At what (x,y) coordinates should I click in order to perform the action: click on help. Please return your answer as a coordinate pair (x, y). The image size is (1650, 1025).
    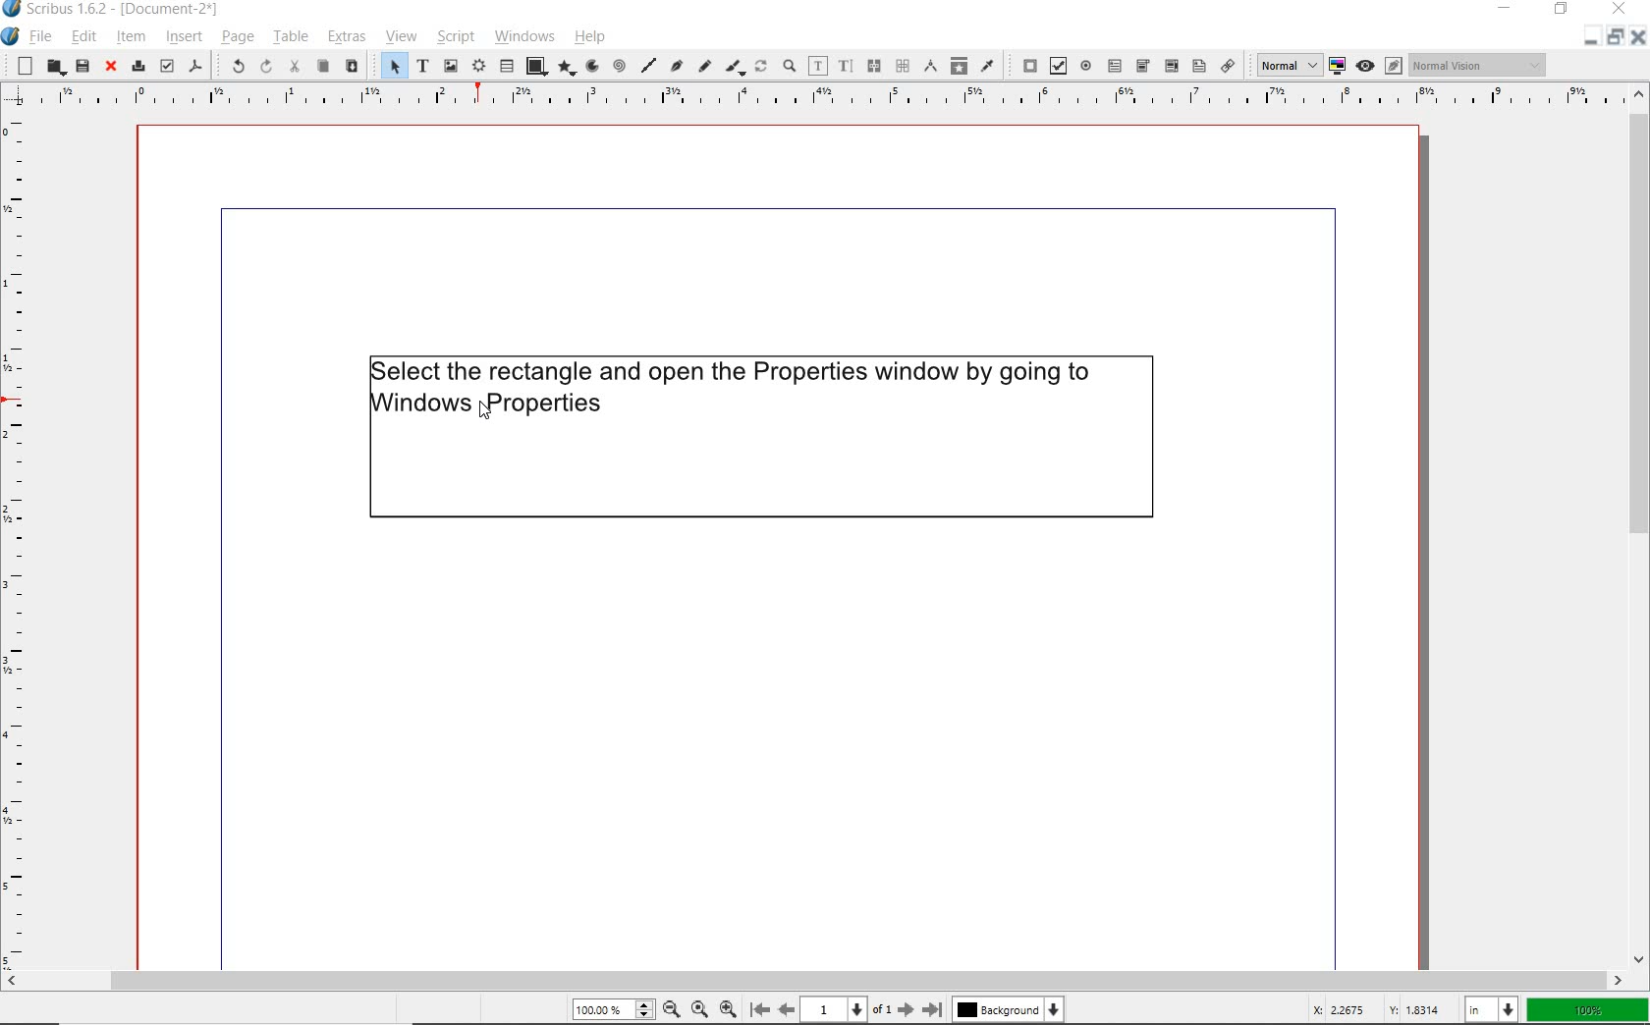
    Looking at the image, I should click on (590, 37).